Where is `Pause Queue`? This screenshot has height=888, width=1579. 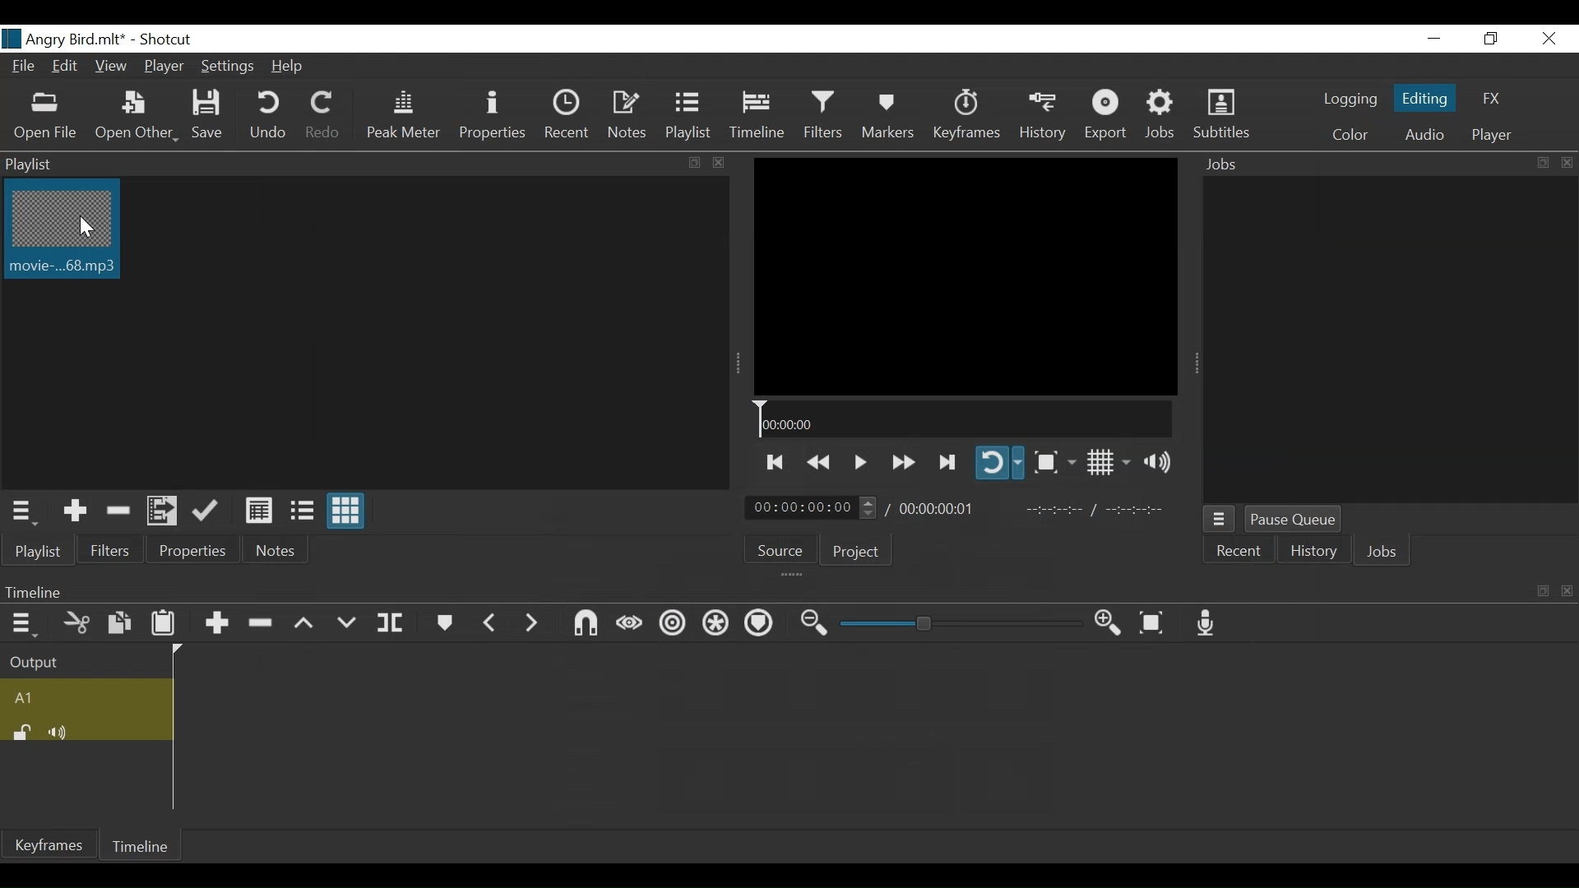
Pause Queue is located at coordinates (1294, 519).